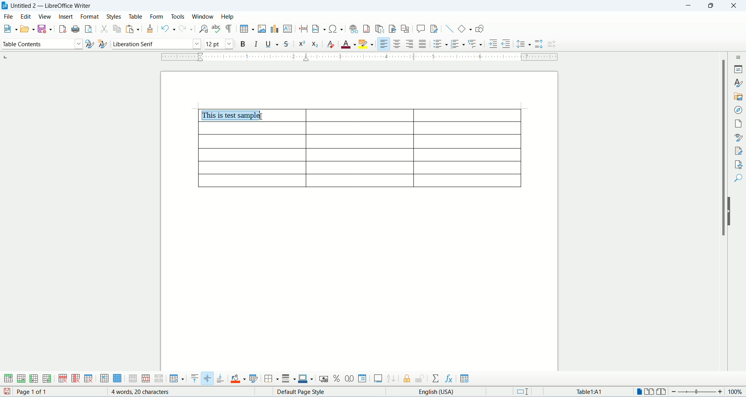 The image size is (746, 397). What do you see at coordinates (169, 28) in the screenshot?
I see `undo` at bounding box center [169, 28].